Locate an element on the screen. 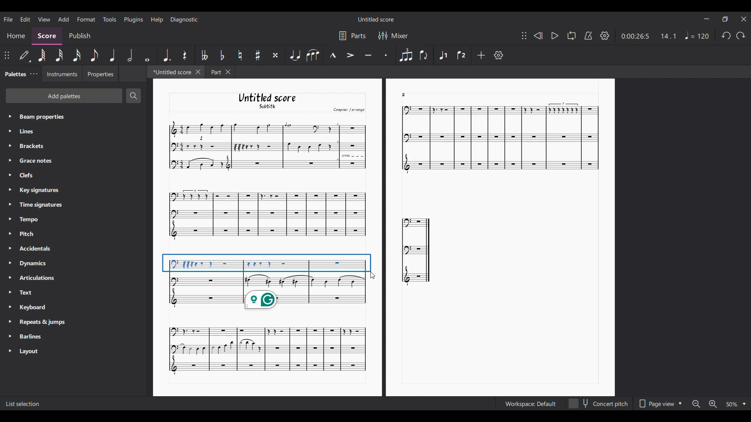  > Beam properties is located at coordinates (37, 116).